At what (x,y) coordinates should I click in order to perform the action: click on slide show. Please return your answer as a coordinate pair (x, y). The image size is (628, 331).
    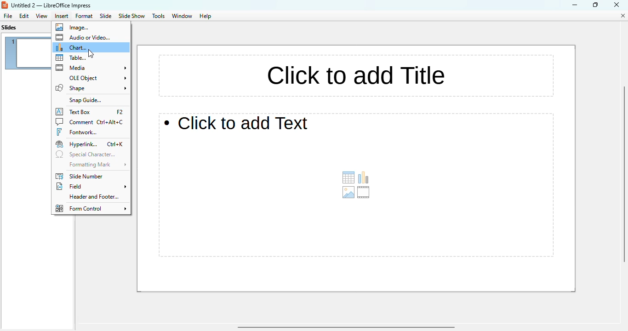
    Looking at the image, I should click on (131, 16).